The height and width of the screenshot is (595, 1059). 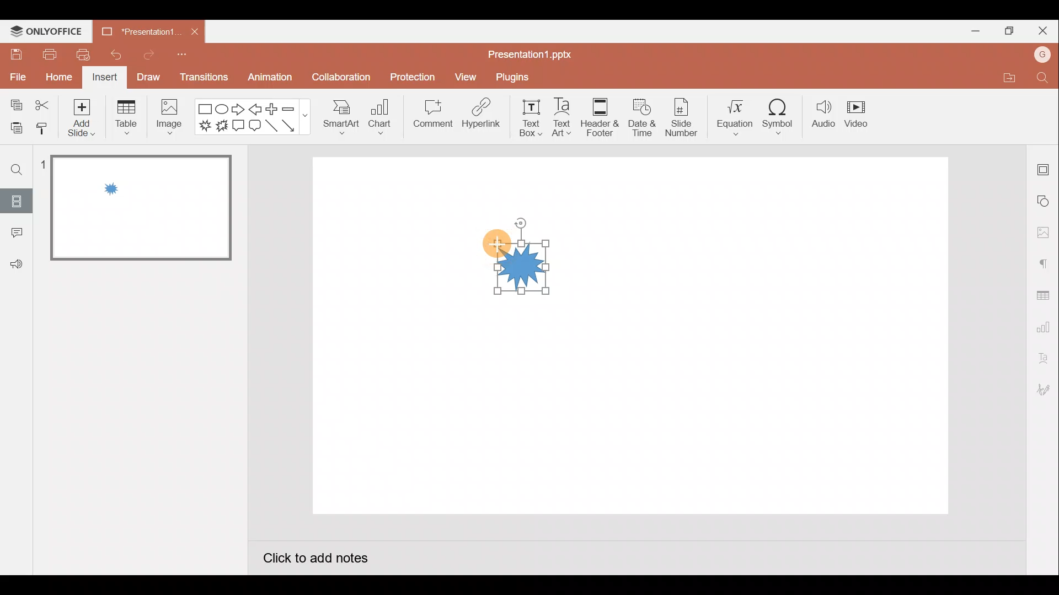 I want to click on Animation, so click(x=268, y=79).